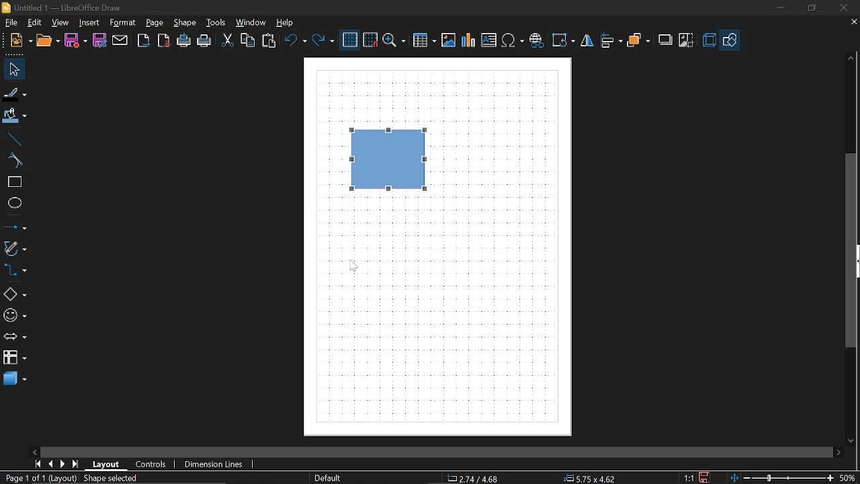  Describe the element at coordinates (563, 40) in the screenshot. I see `Rotate` at that location.